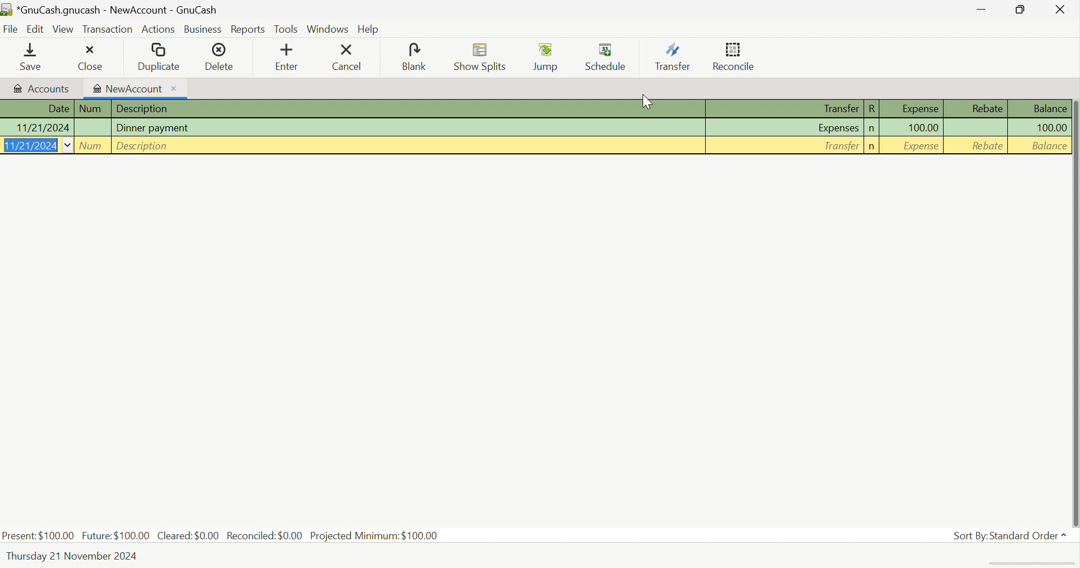 The image size is (1080, 568). I want to click on , so click(874, 145).